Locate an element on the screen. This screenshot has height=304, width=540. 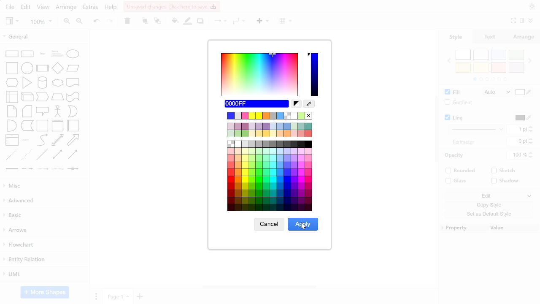
color spectrum is located at coordinates (259, 75).